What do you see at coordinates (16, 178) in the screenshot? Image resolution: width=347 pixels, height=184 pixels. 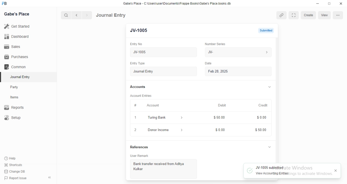 I see `) Report Issue` at bounding box center [16, 178].